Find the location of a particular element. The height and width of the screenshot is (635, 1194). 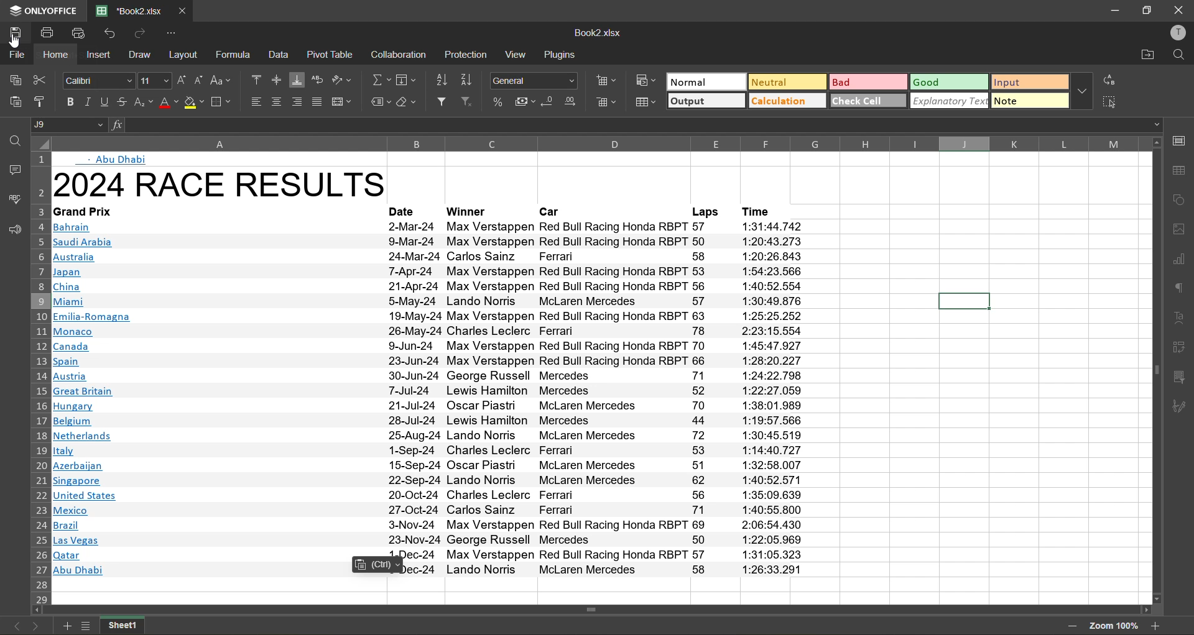

text info is located at coordinates (430, 272).